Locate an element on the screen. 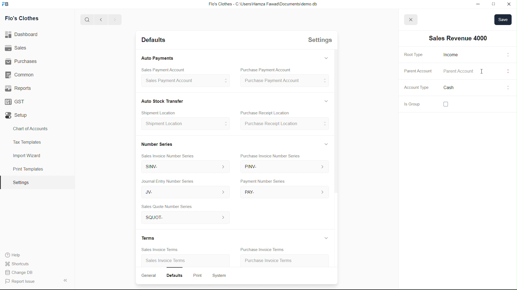 The width and height of the screenshot is (517, 290). Terms is located at coordinates (149, 238).